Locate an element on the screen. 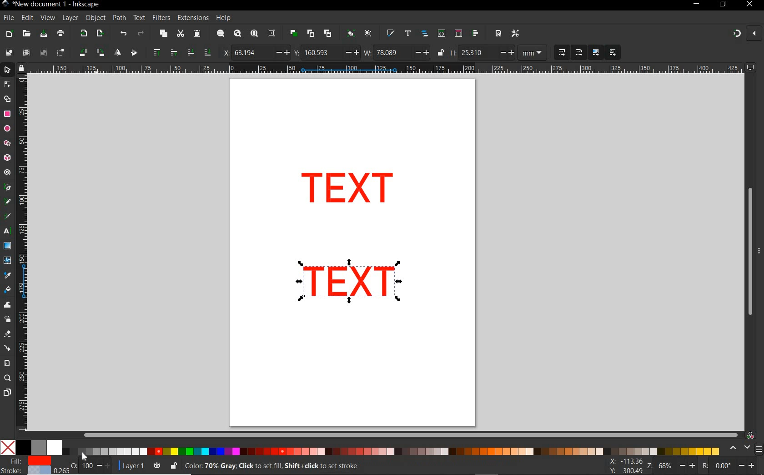 The width and height of the screenshot is (764, 475). save is located at coordinates (44, 34).